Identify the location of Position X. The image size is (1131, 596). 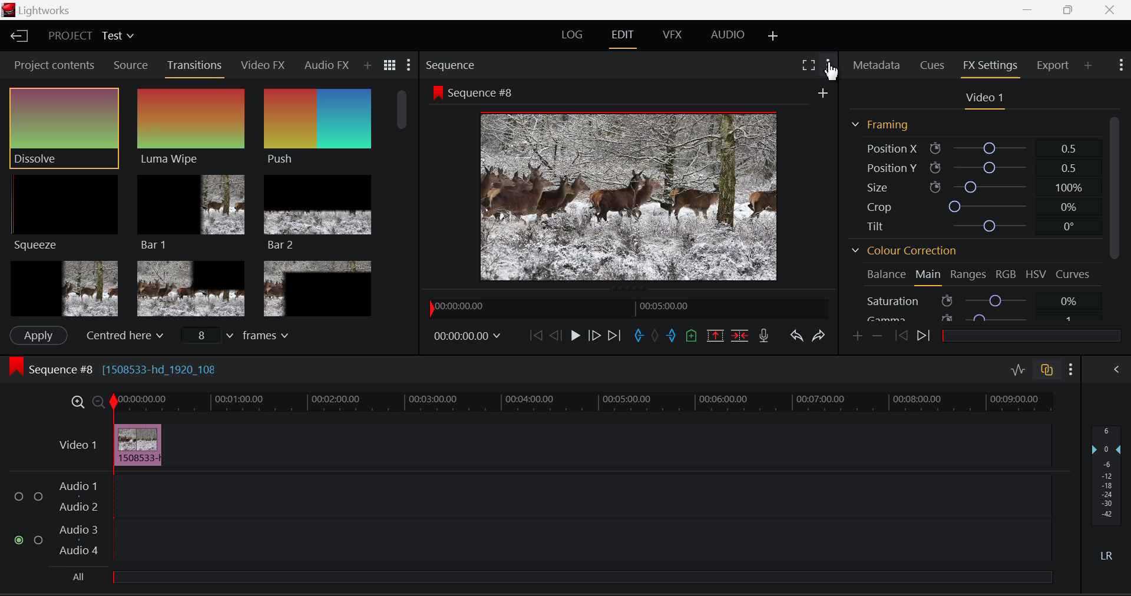
(971, 147).